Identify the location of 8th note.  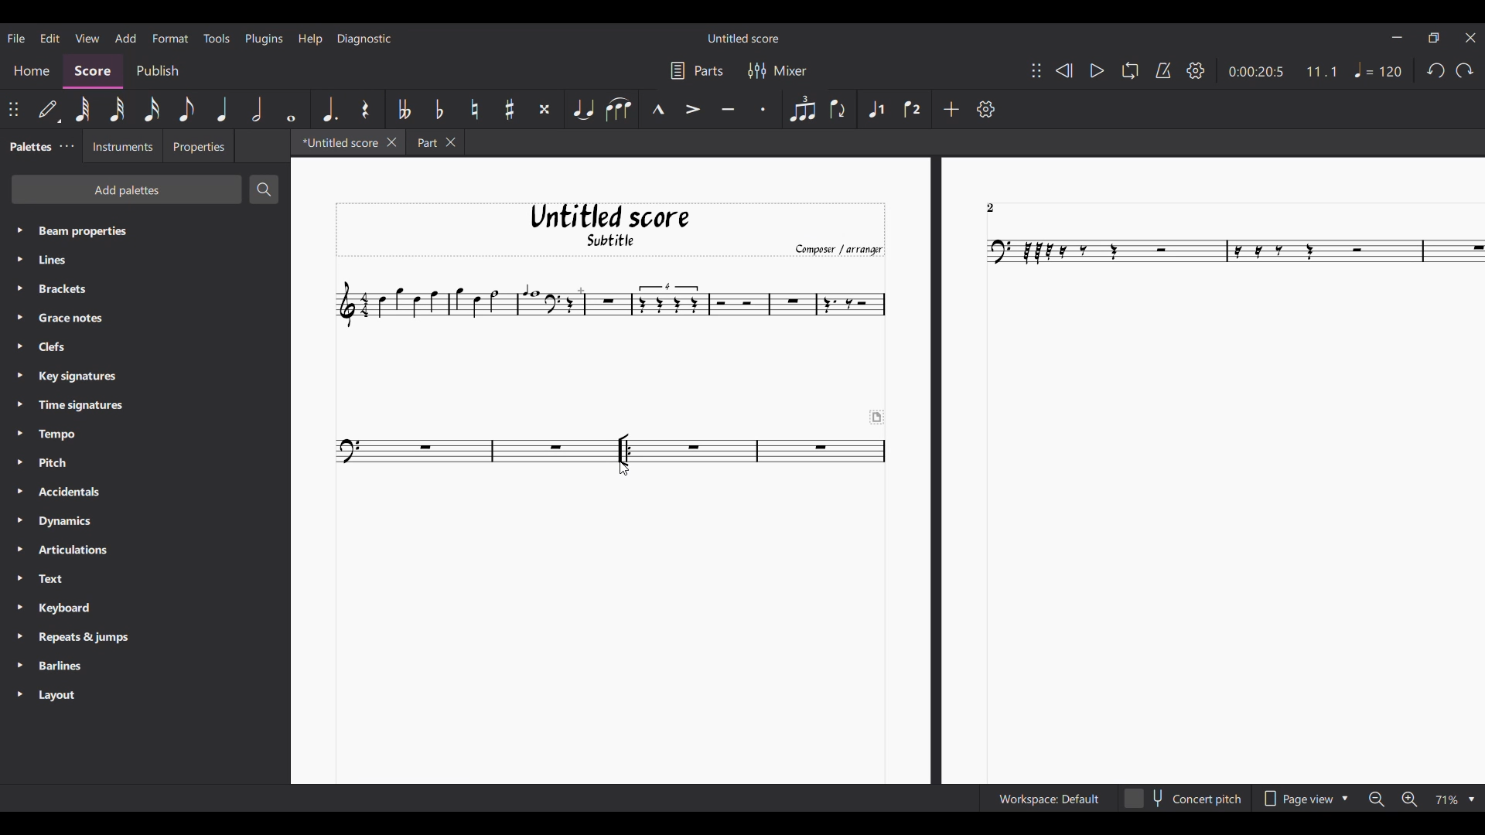
(187, 109).